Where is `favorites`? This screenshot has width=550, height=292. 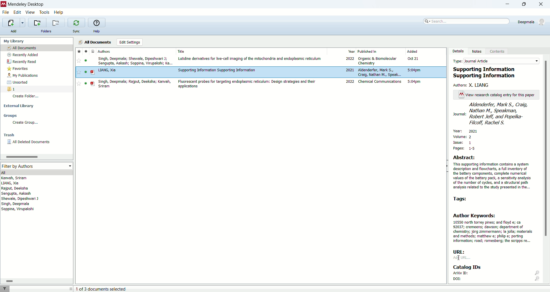
favorites is located at coordinates (20, 69).